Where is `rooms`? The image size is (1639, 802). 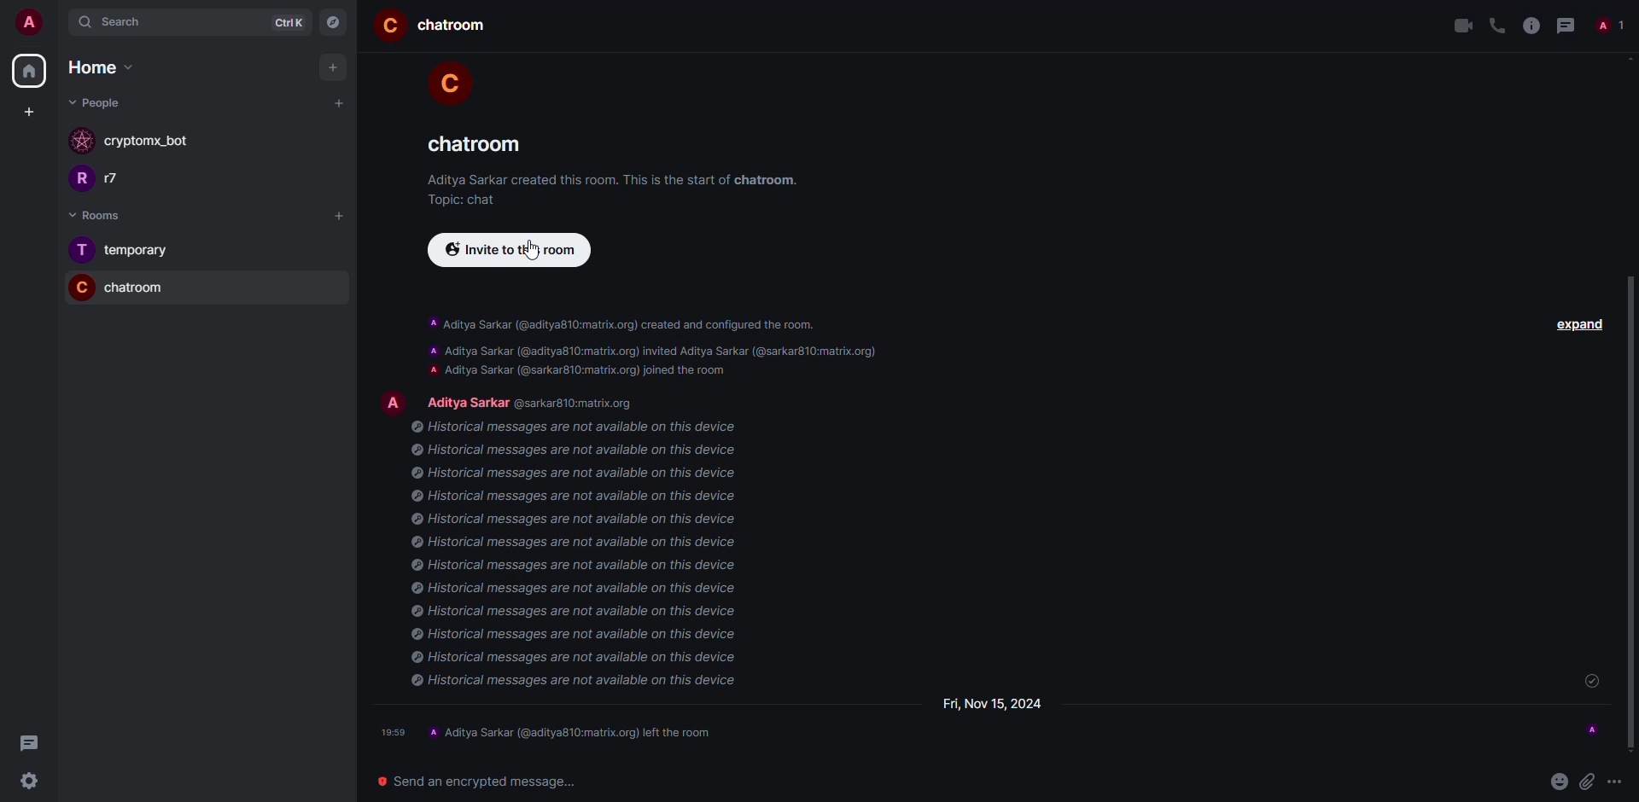
rooms is located at coordinates (90, 215).